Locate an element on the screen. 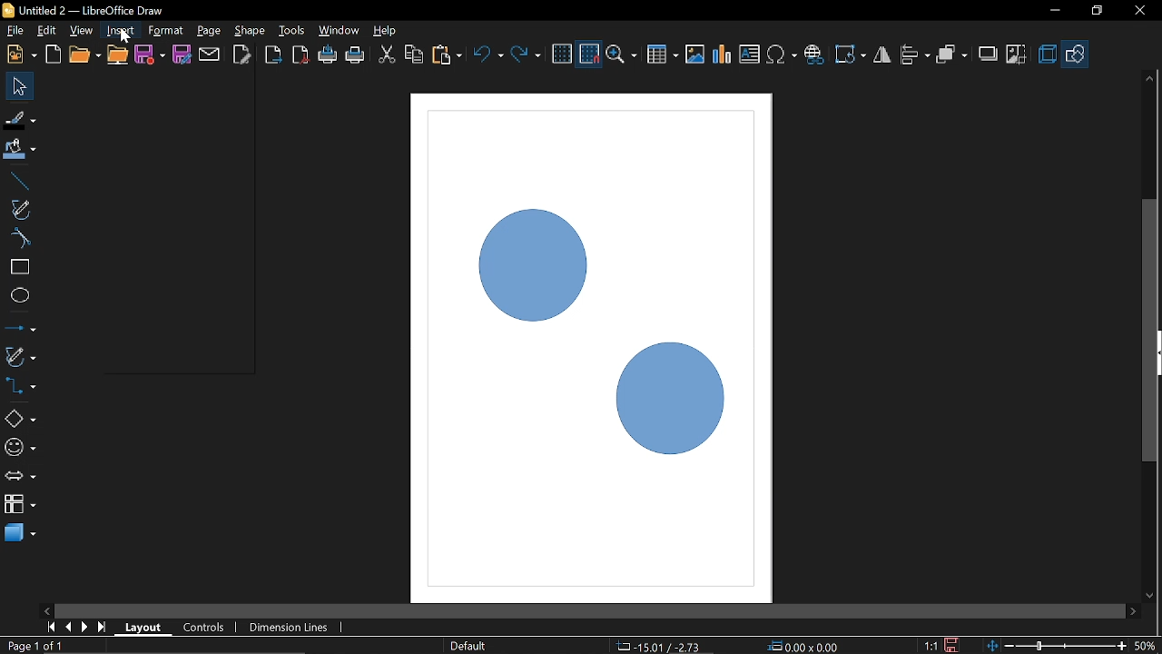 The height and width of the screenshot is (654, 1162). 3d shapes is located at coordinates (20, 531).